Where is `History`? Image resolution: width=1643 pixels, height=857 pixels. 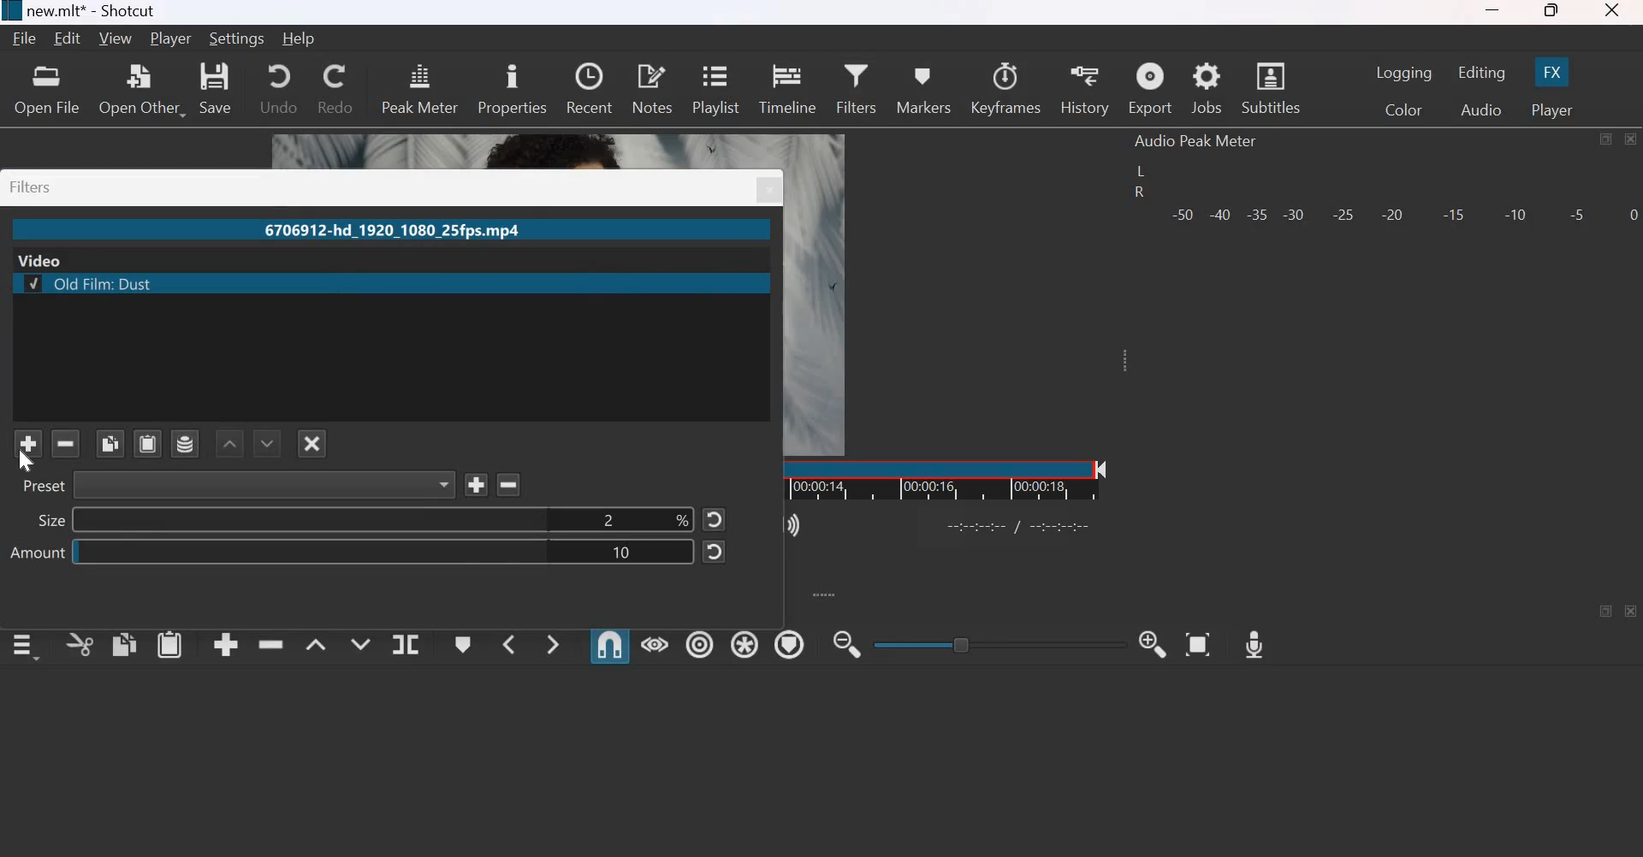 History is located at coordinates (1086, 89).